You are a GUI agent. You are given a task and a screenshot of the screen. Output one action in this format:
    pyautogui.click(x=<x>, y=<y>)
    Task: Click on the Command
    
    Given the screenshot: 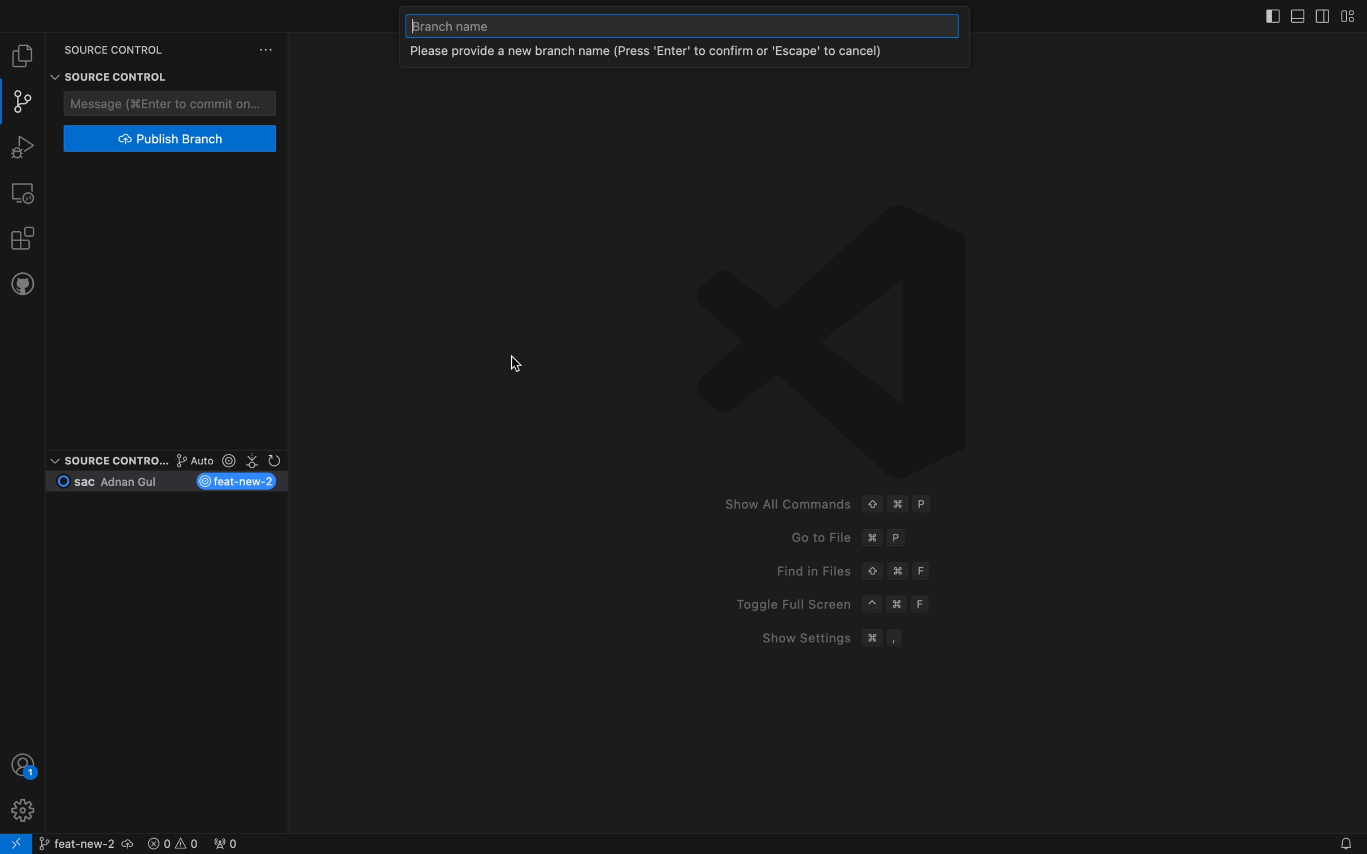 What is the action you would take?
    pyautogui.click(x=901, y=606)
    